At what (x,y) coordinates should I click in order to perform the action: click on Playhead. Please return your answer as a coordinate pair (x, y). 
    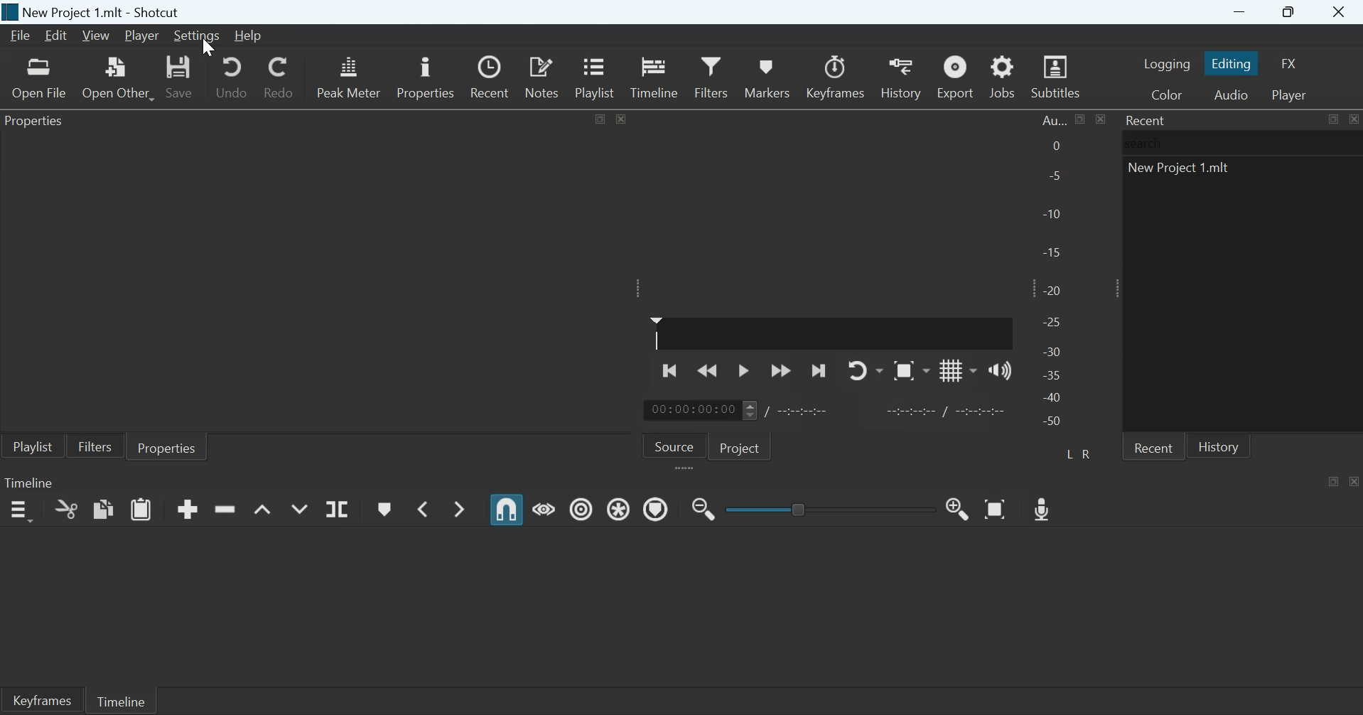
    Looking at the image, I should click on (657, 333).